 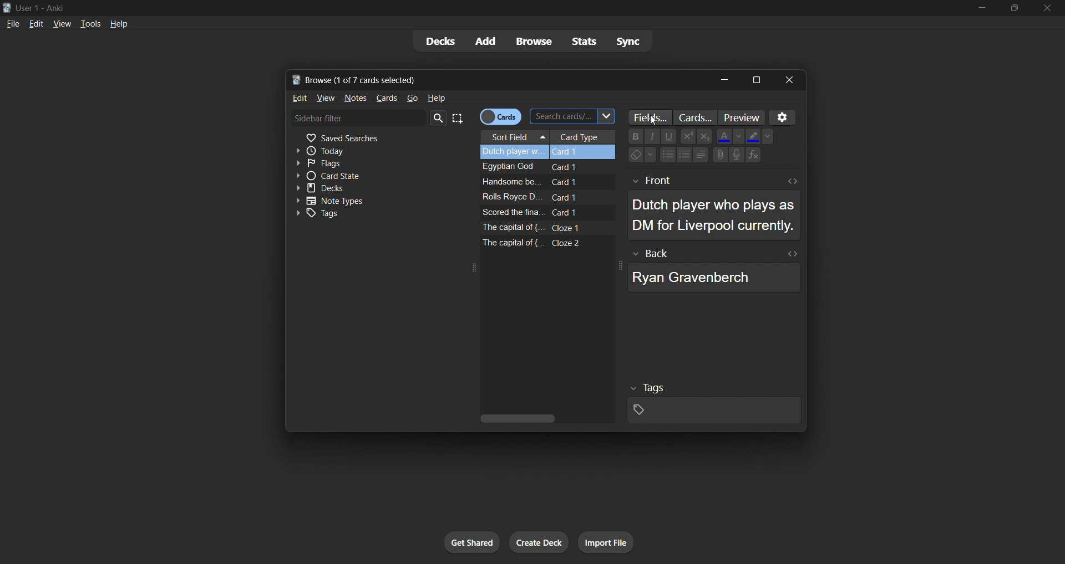 I want to click on tags toggle, so click(x=354, y=214).